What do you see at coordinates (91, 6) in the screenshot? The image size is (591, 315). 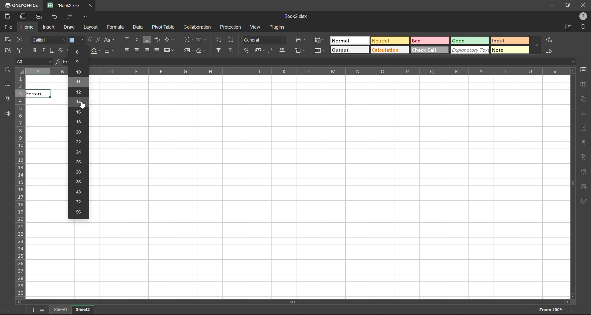 I see `close tab` at bounding box center [91, 6].